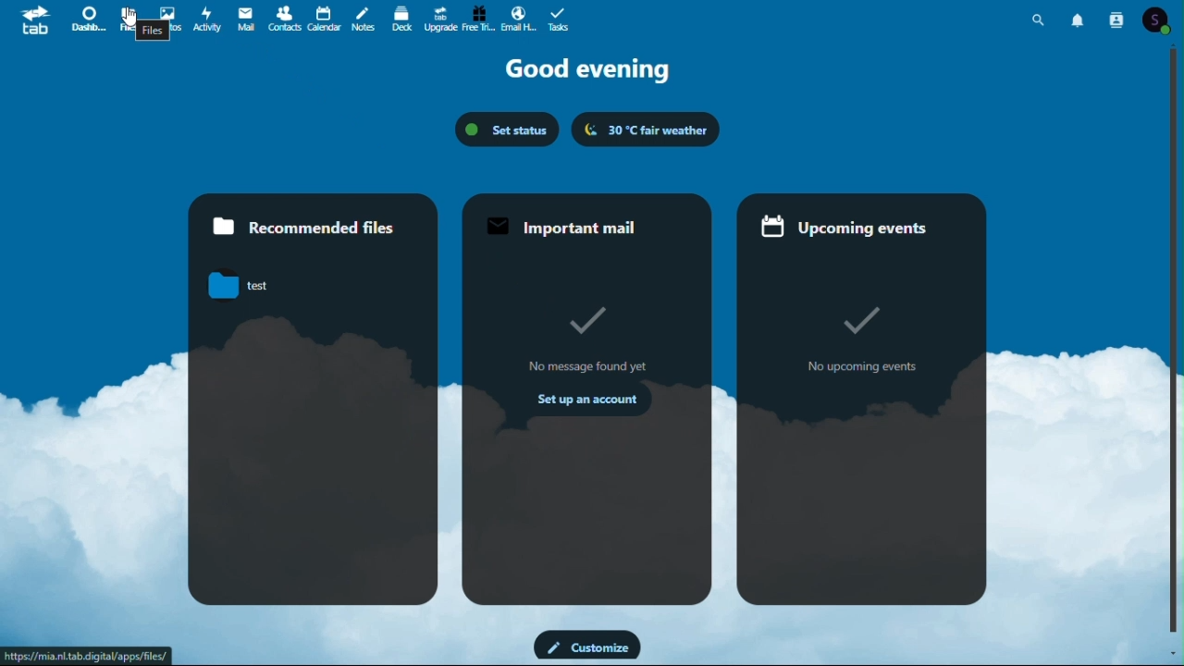  What do you see at coordinates (365, 20) in the screenshot?
I see `Notes ` at bounding box center [365, 20].